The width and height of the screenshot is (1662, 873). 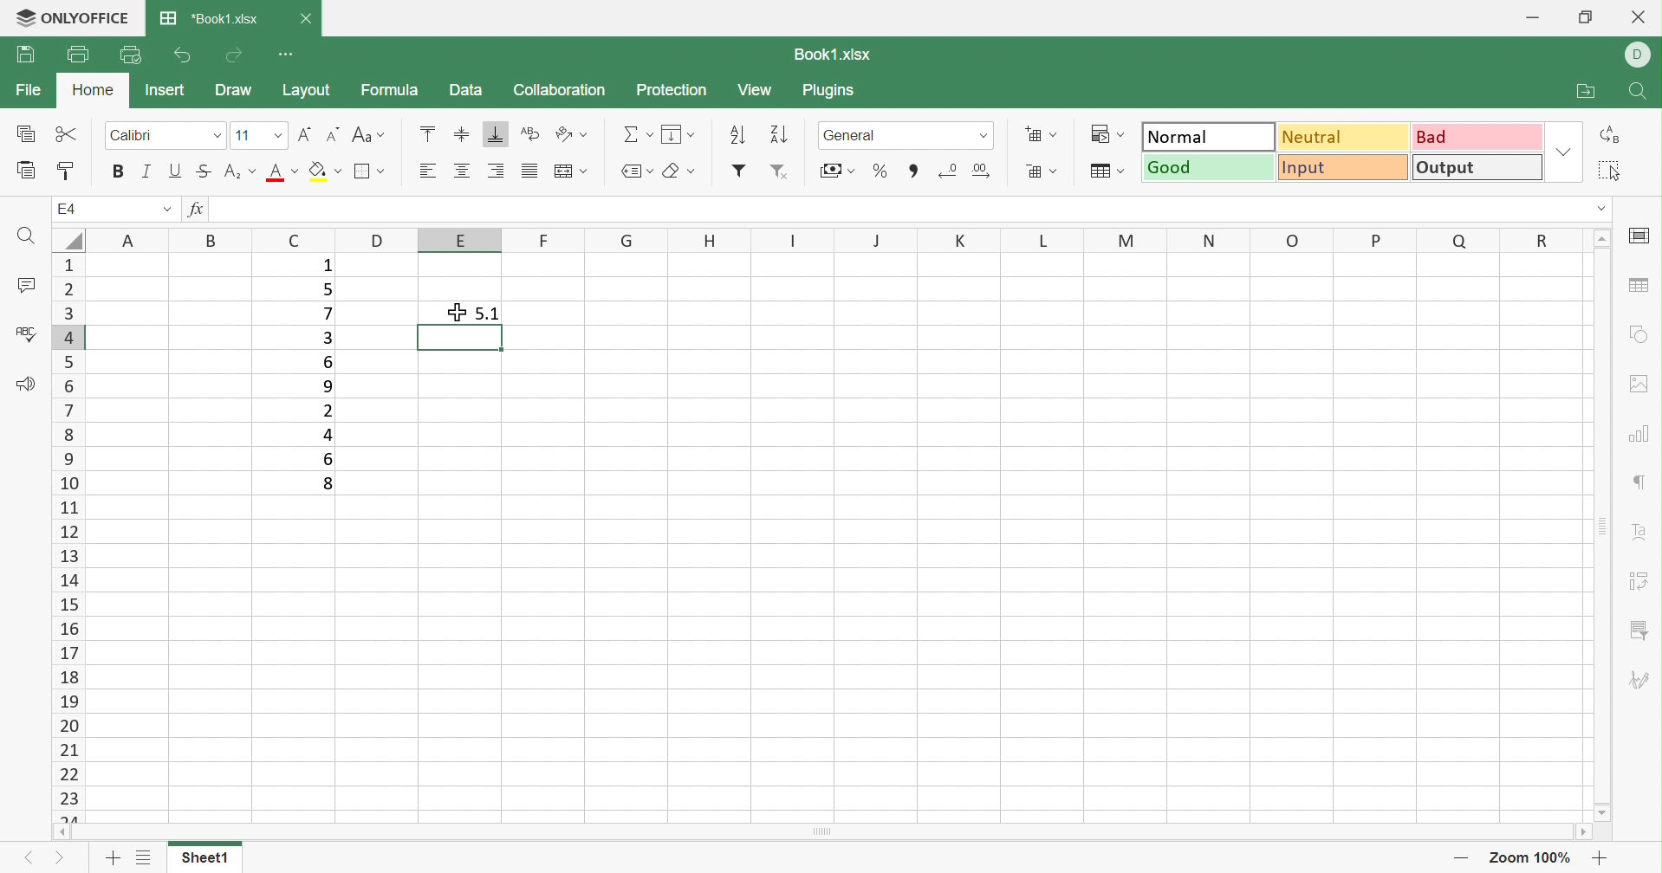 What do you see at coordinates (1602, 861) in the screenshot?
I see `Zoom In` at bounding box center [1602, 861].